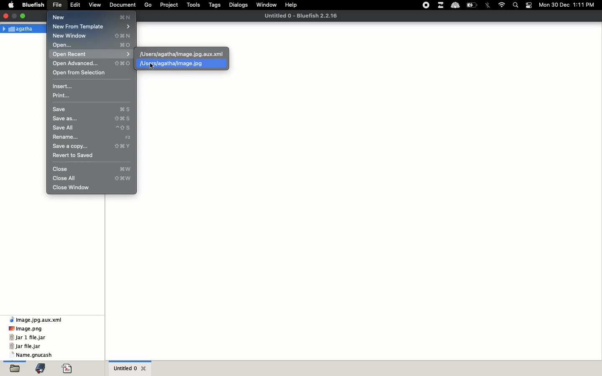 This screenshot has height=376, width=602. Describe the element at coordinates (93, 178) in the screenshot. I see `close all    ^command W` at that location.